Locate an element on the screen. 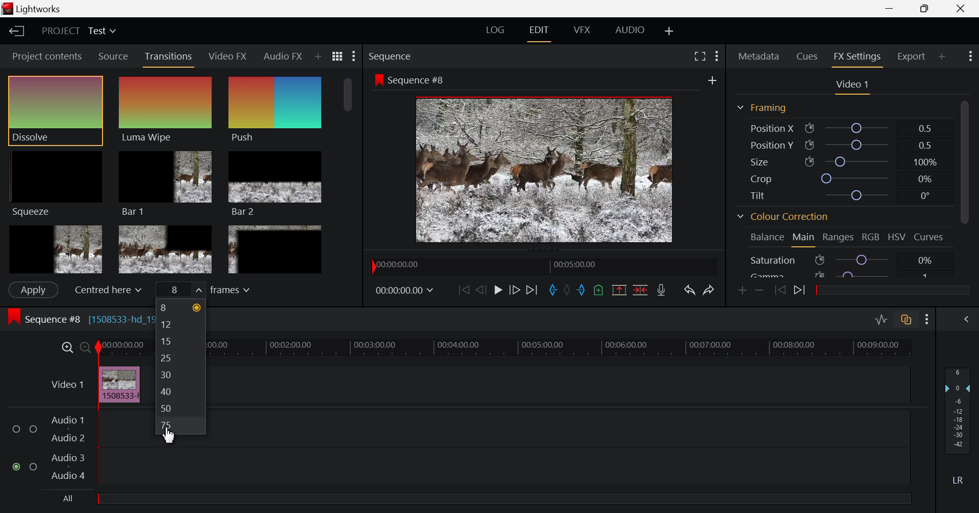 The height and width of the screenshot is (513, 979). Go Back is located at coordinates (481, 291).